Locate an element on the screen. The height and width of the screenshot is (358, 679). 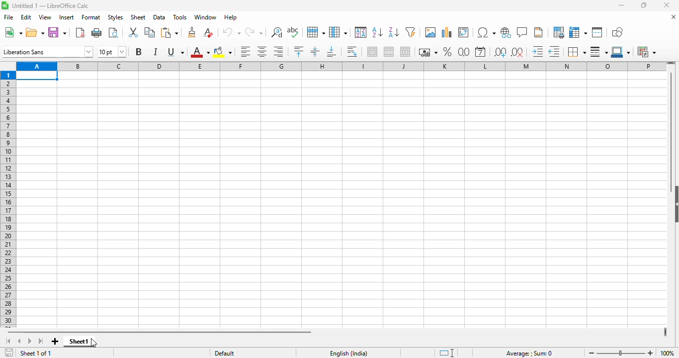
formula is located at coordinates (529, 354).